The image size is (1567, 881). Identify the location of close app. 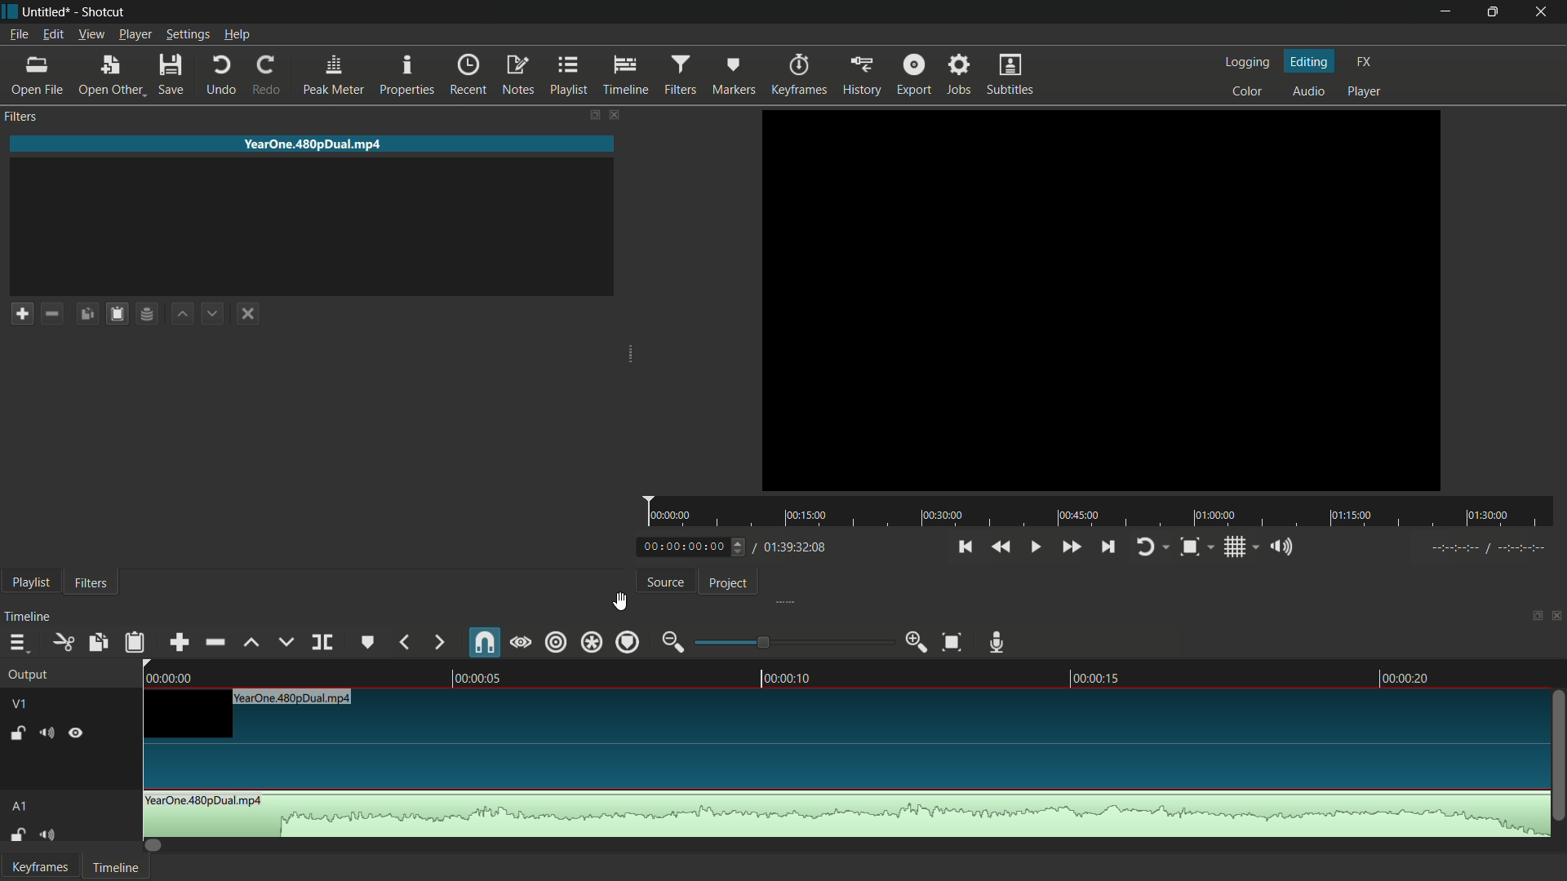
(1543, 12).